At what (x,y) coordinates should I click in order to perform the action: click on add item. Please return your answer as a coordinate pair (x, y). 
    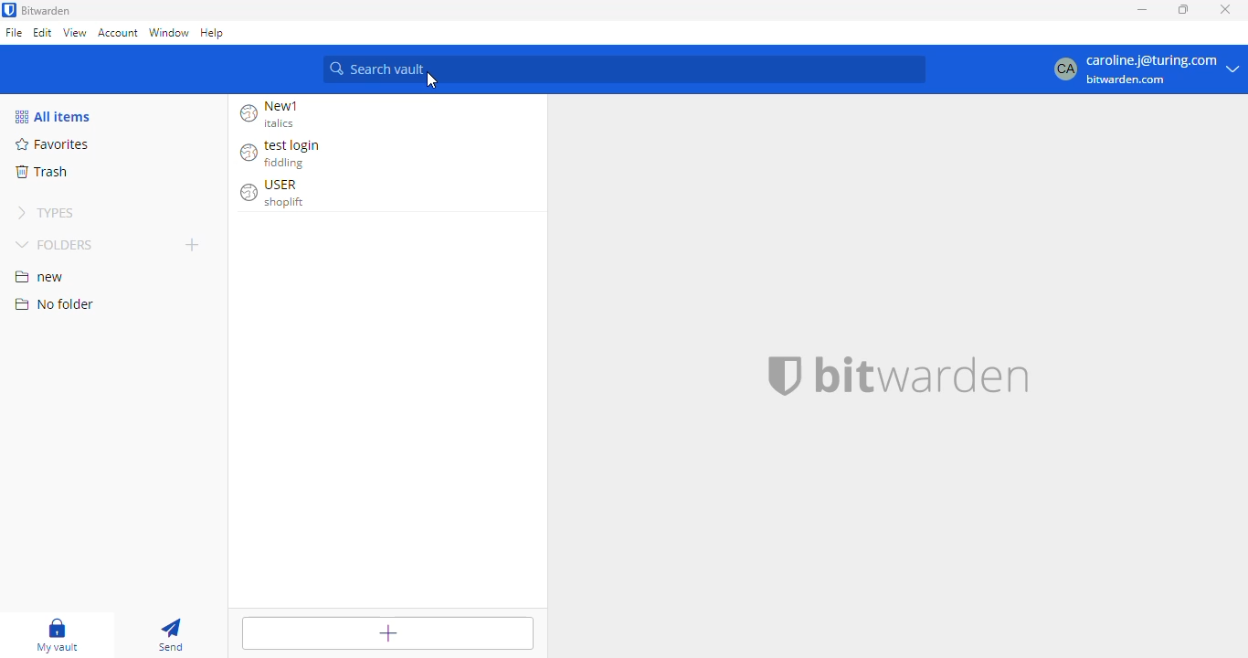
    Looking at the image, I should click on (388, 631).